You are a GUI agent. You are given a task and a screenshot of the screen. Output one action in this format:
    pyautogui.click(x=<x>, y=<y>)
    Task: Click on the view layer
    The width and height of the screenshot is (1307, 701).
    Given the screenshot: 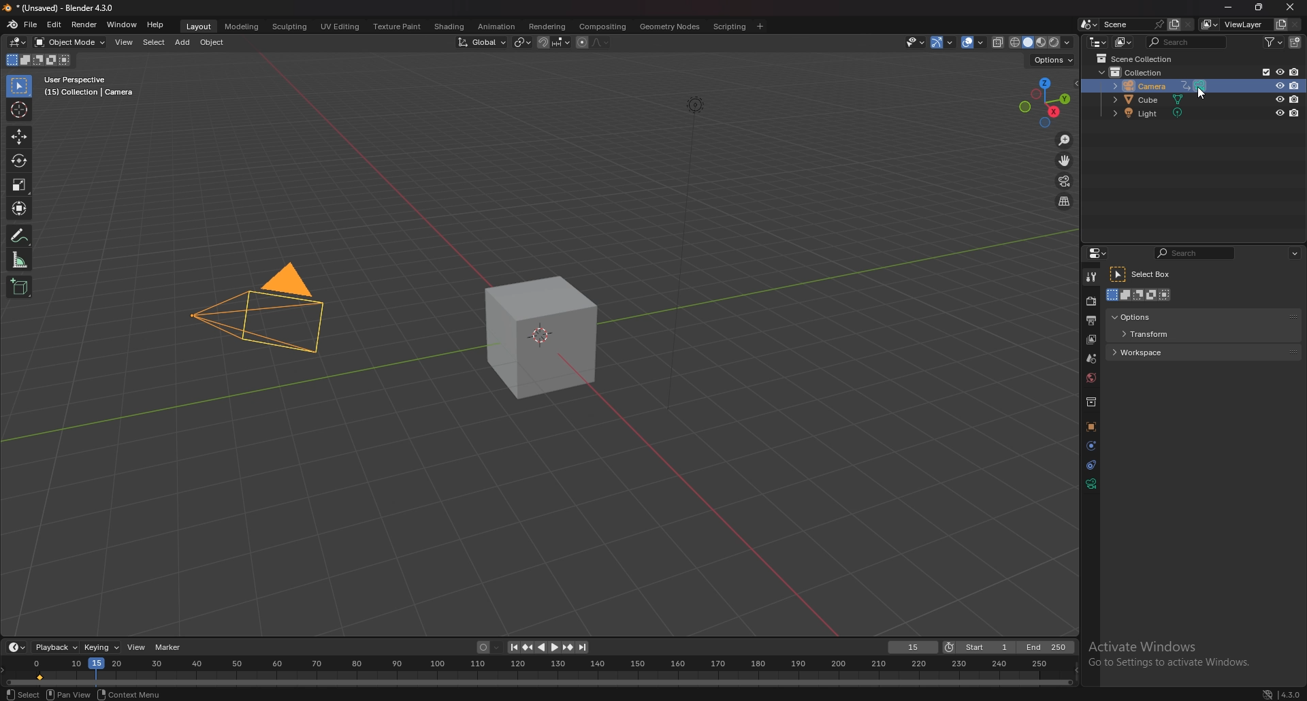 What is the action you would take?
    pyautogui.click(x=1235, y=25)
    